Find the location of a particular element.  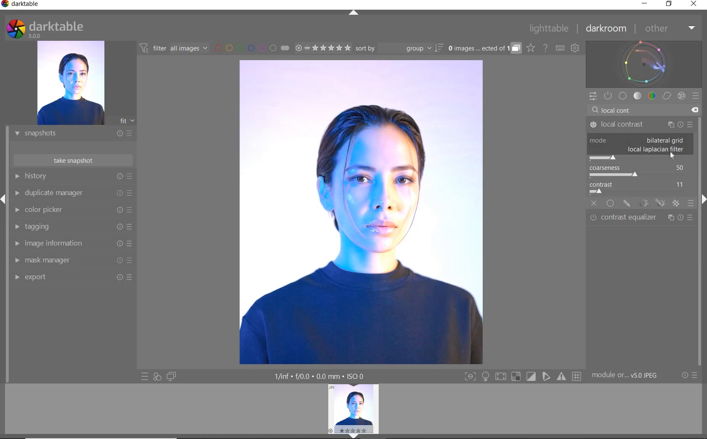

Contrast Equalizer is located at coordinates (641, 219).